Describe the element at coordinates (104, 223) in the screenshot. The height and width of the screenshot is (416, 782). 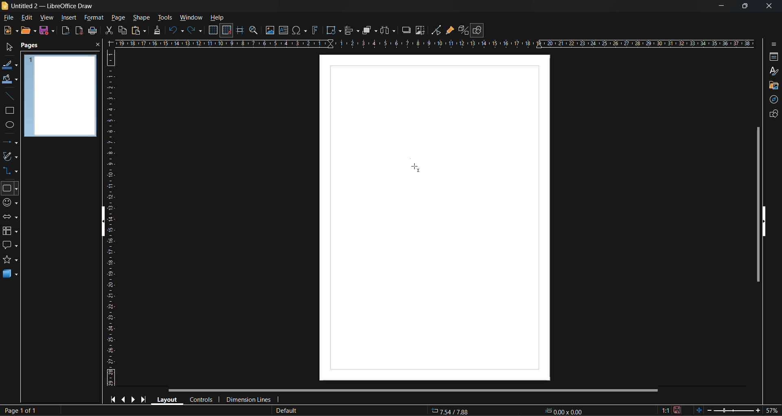
I see `hide` at that location.